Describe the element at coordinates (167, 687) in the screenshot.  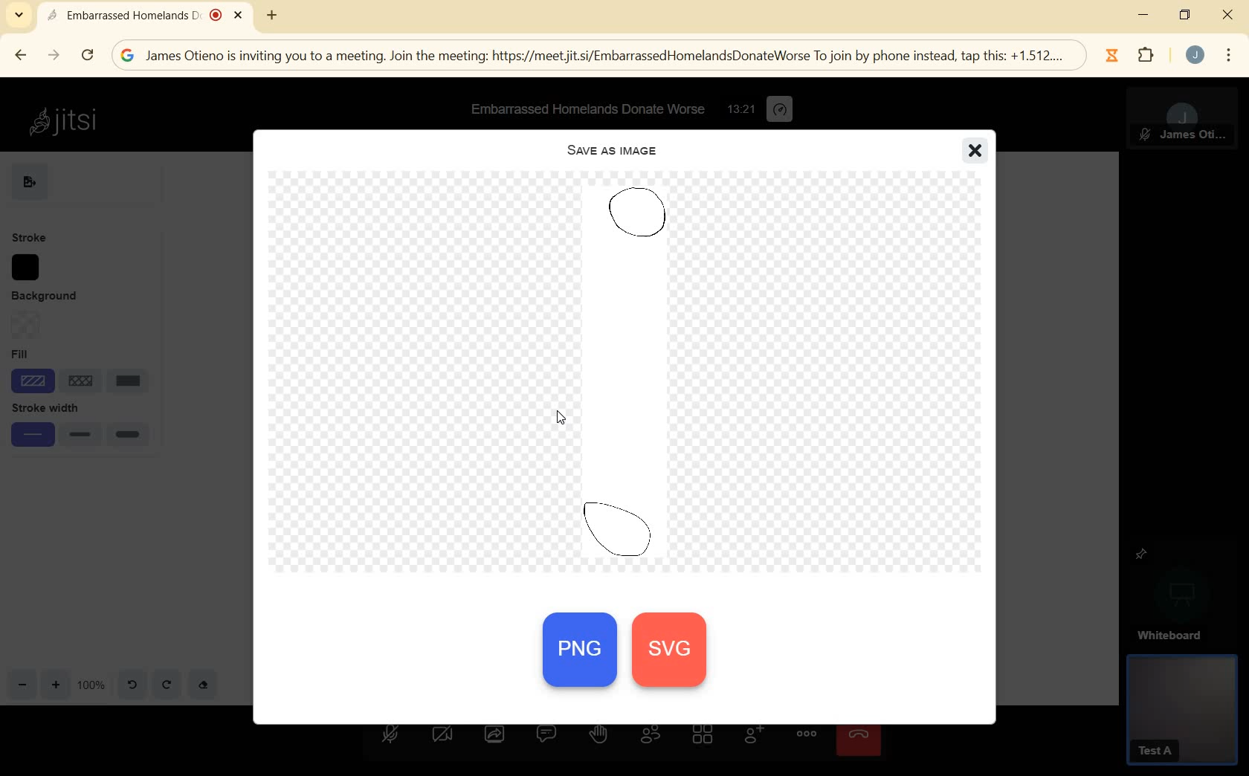
I see `redo` at that location.